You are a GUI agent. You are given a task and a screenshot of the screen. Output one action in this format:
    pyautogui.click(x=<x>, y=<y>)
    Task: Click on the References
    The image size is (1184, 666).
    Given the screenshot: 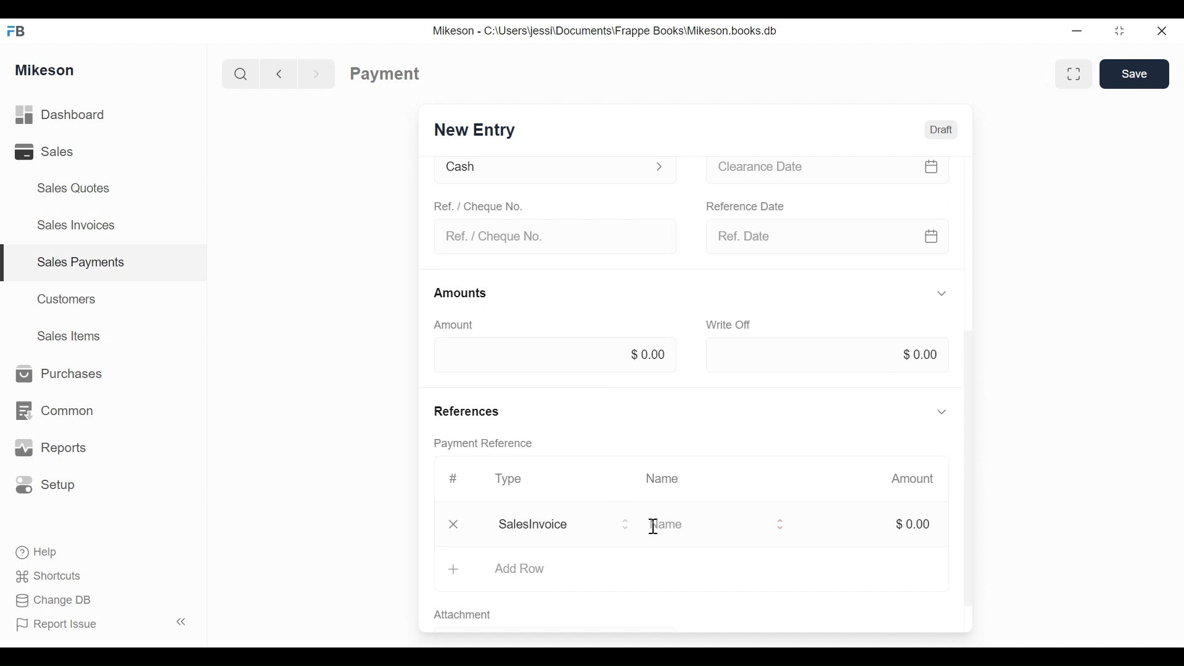 What is the action you would take?
    pyautogui.click(x=472, y=411)
    